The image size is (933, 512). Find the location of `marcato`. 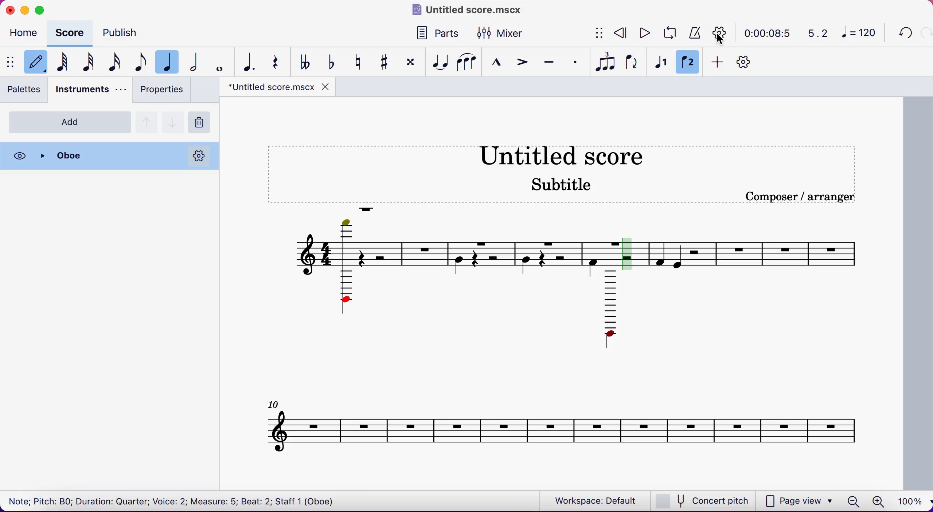

marcato is located at coordinates (498, 63).